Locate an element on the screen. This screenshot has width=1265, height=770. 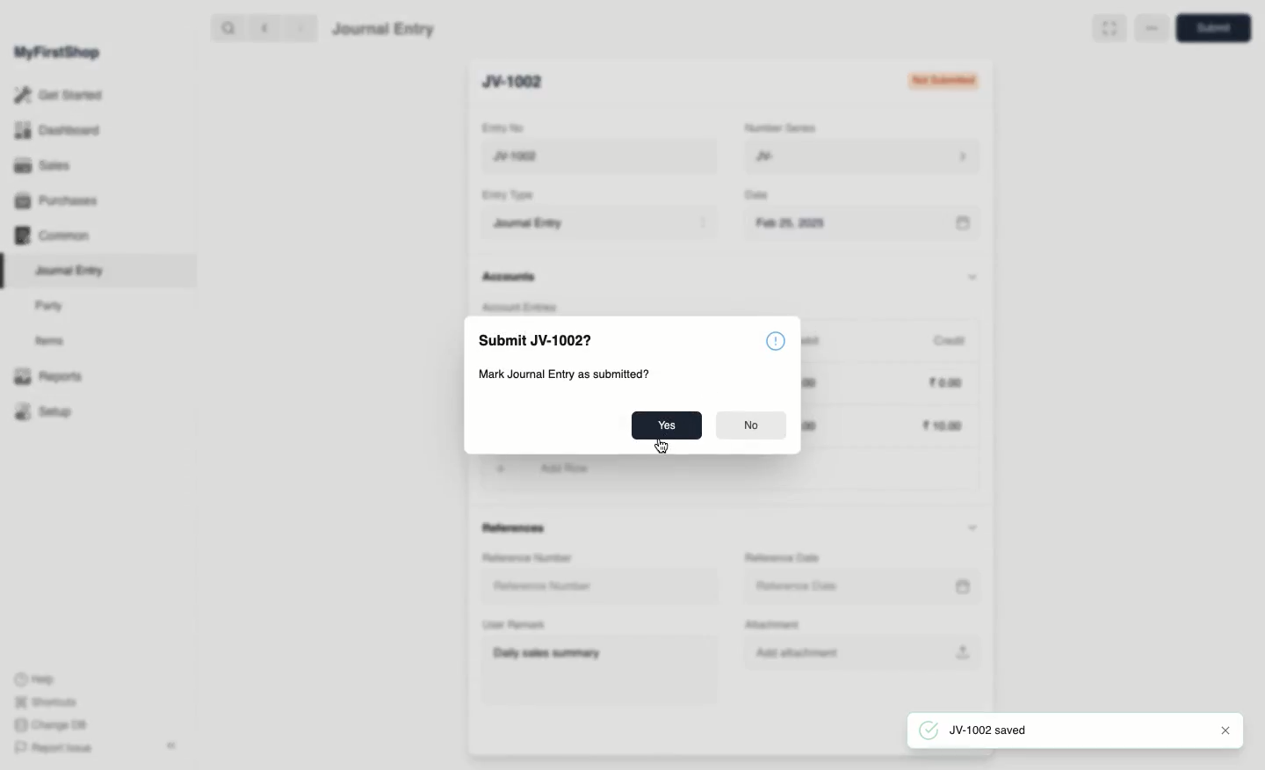
Reports is located at coordinates (47, 377).